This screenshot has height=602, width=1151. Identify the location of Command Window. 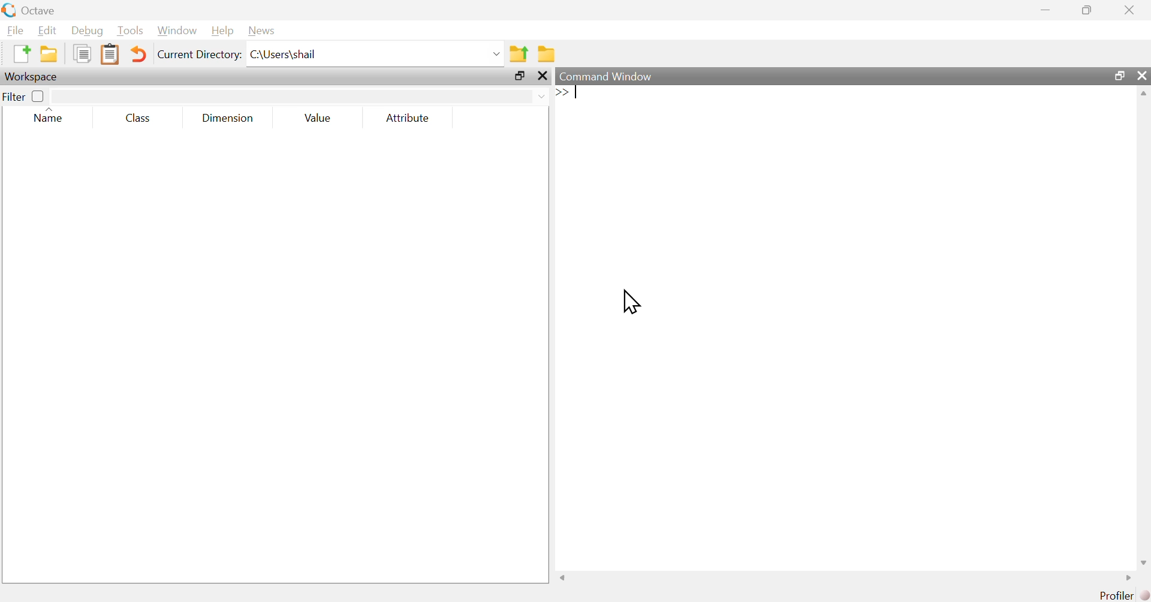
(807, 76).